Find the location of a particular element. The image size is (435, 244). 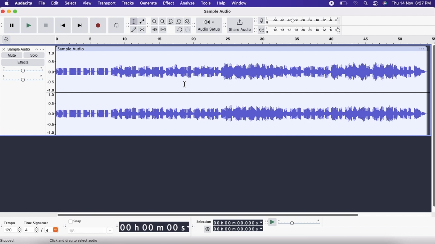

Skip to start is located at coordinates (63, 25).